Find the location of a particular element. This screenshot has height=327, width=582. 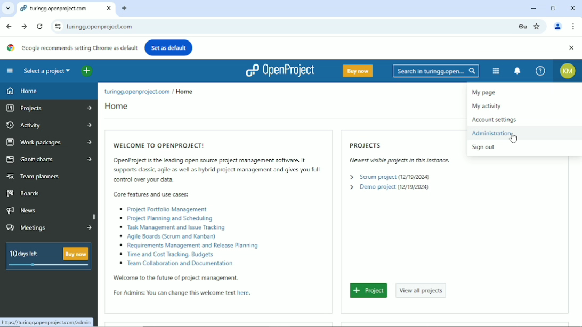

To notification center is located at coordinates (518, 70).